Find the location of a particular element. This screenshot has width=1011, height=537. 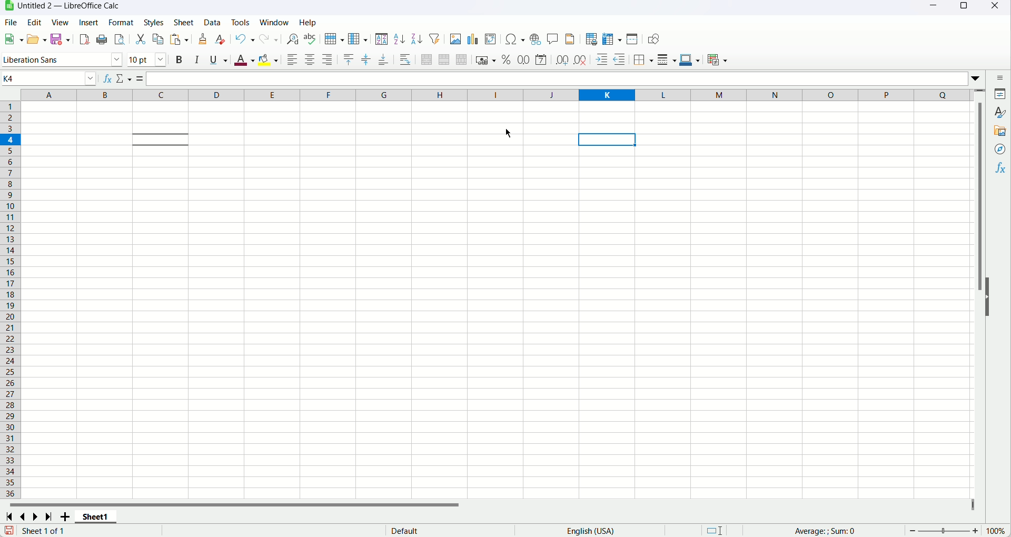

Row number is located at coordinates (11, 299).